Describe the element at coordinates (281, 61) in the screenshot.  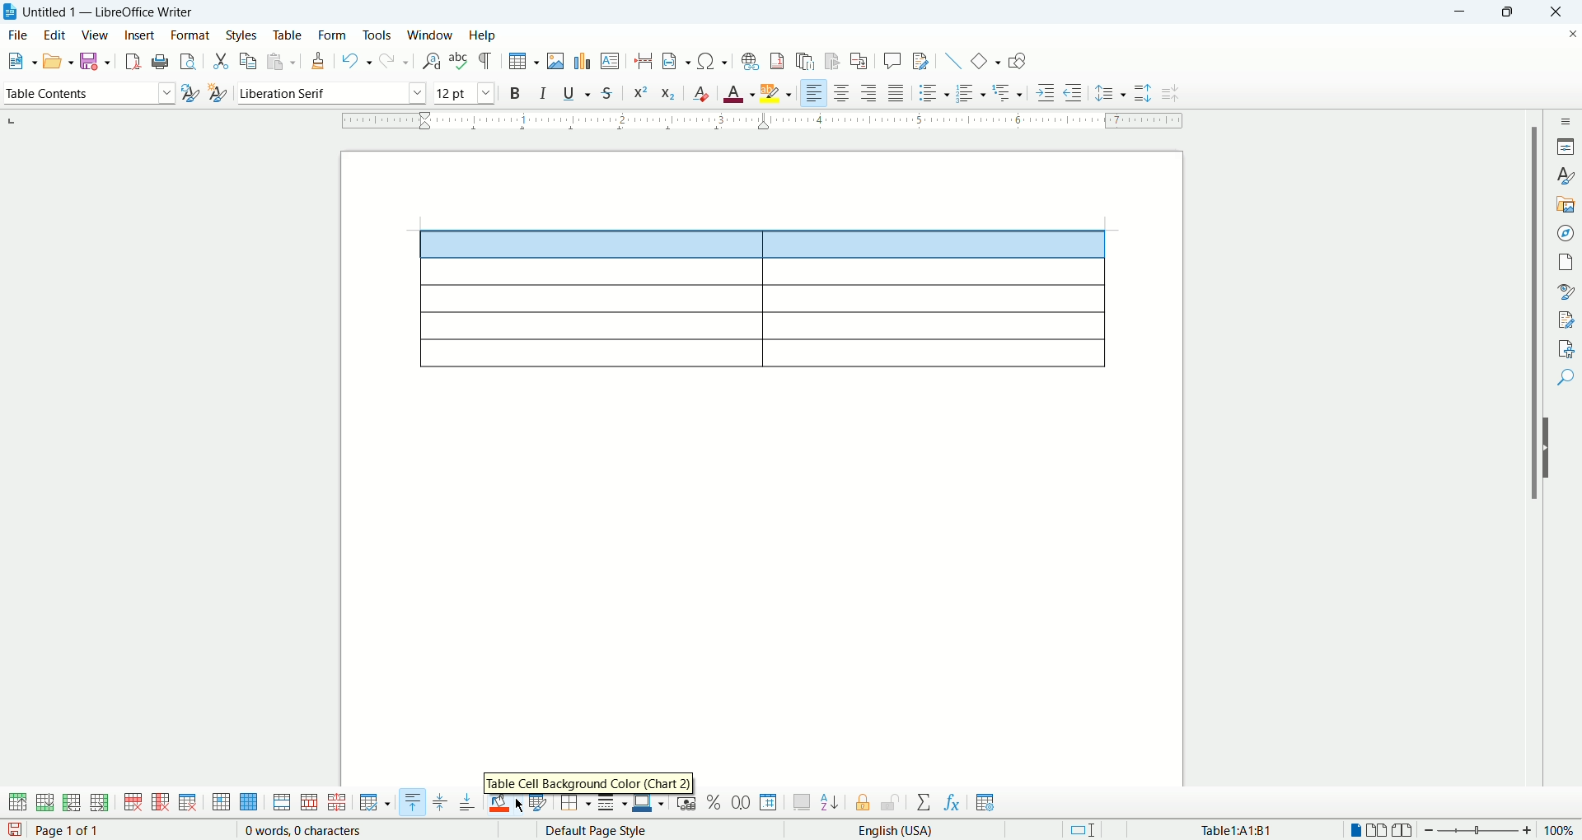
I see `paste` at that location.